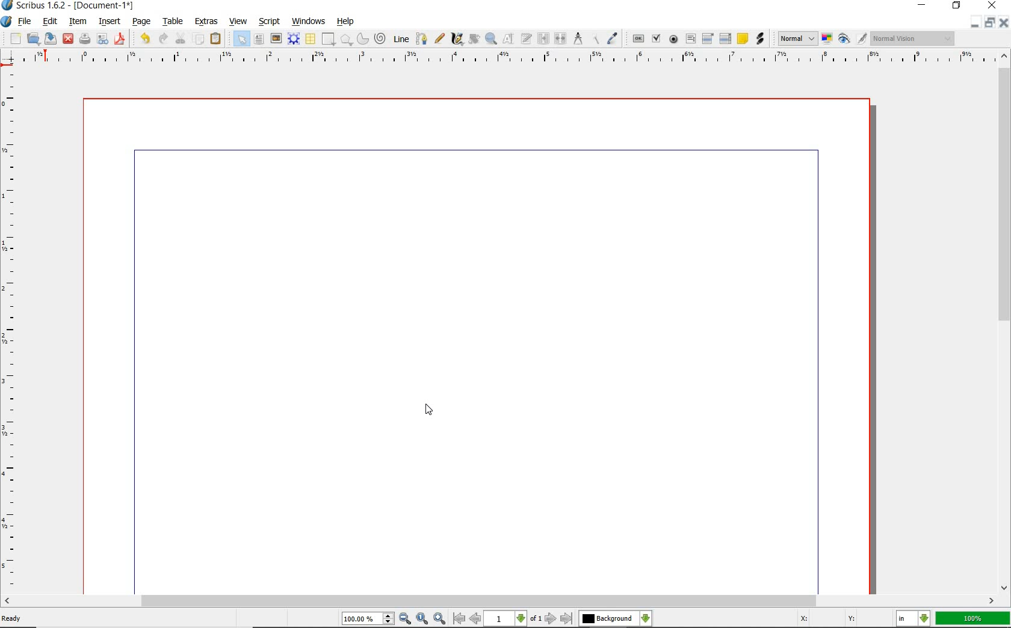  What do you see at coordinates (725, 38) in the screenshot?
I see `pdf list box` at bounding box center [725, 38].